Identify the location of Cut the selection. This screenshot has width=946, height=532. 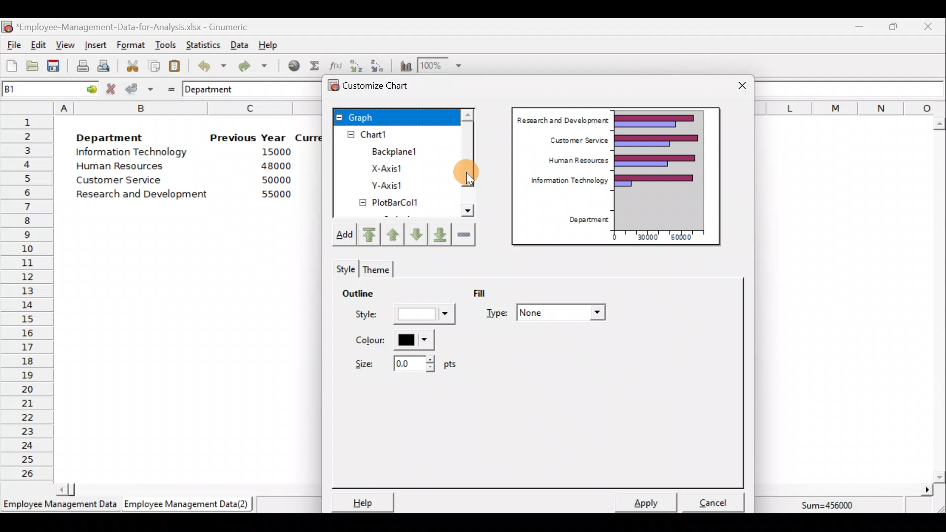
(130, 65).